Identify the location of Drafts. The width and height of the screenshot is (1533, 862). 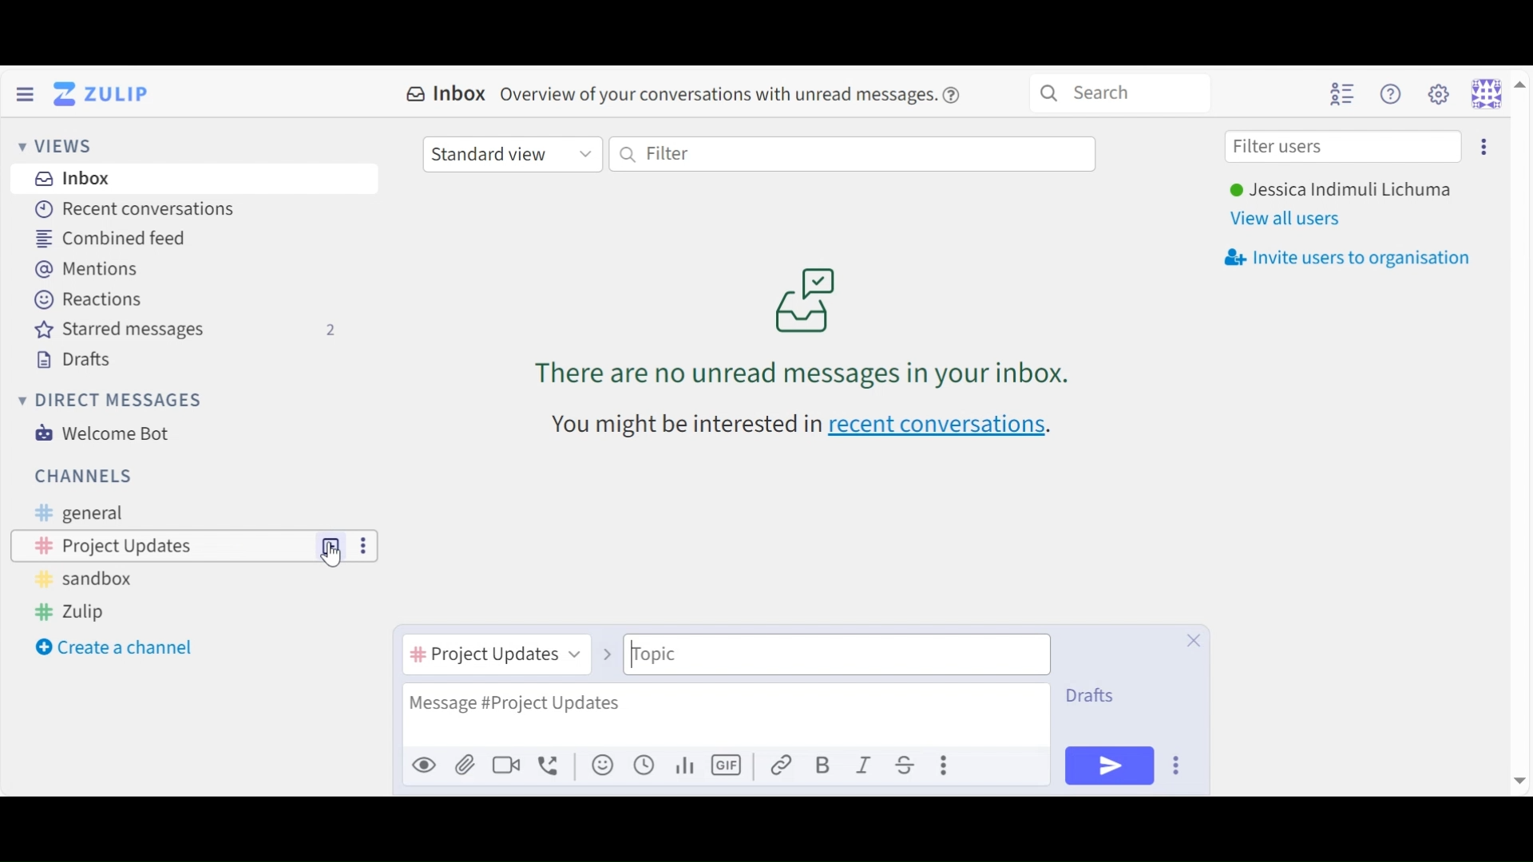
(81, 358).